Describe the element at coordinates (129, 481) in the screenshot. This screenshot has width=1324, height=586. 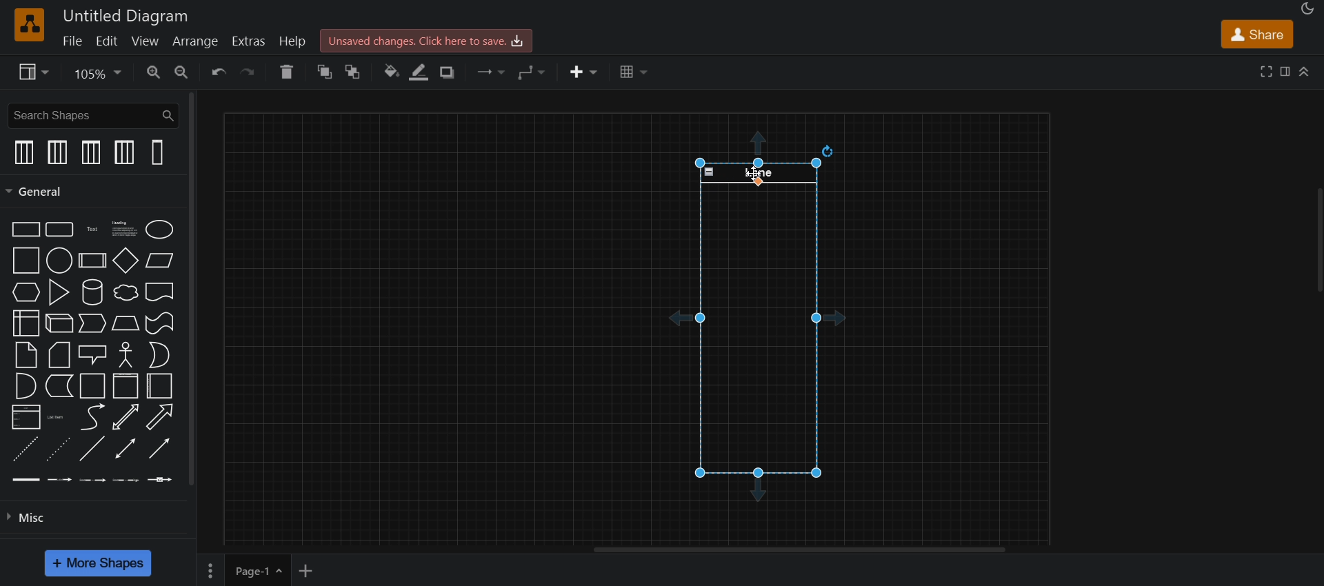
I see `connector with 3 labels` at that location.